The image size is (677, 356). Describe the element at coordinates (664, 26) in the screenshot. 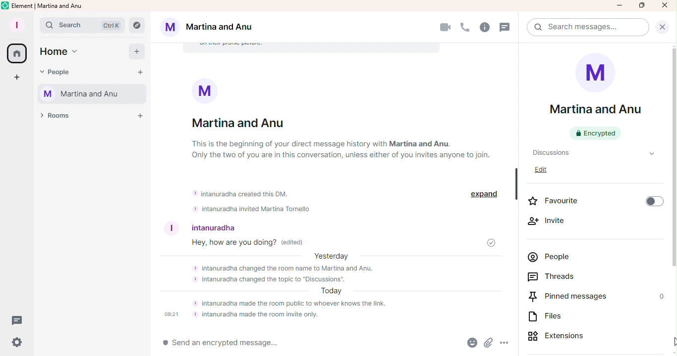

I see `Close` at that location.